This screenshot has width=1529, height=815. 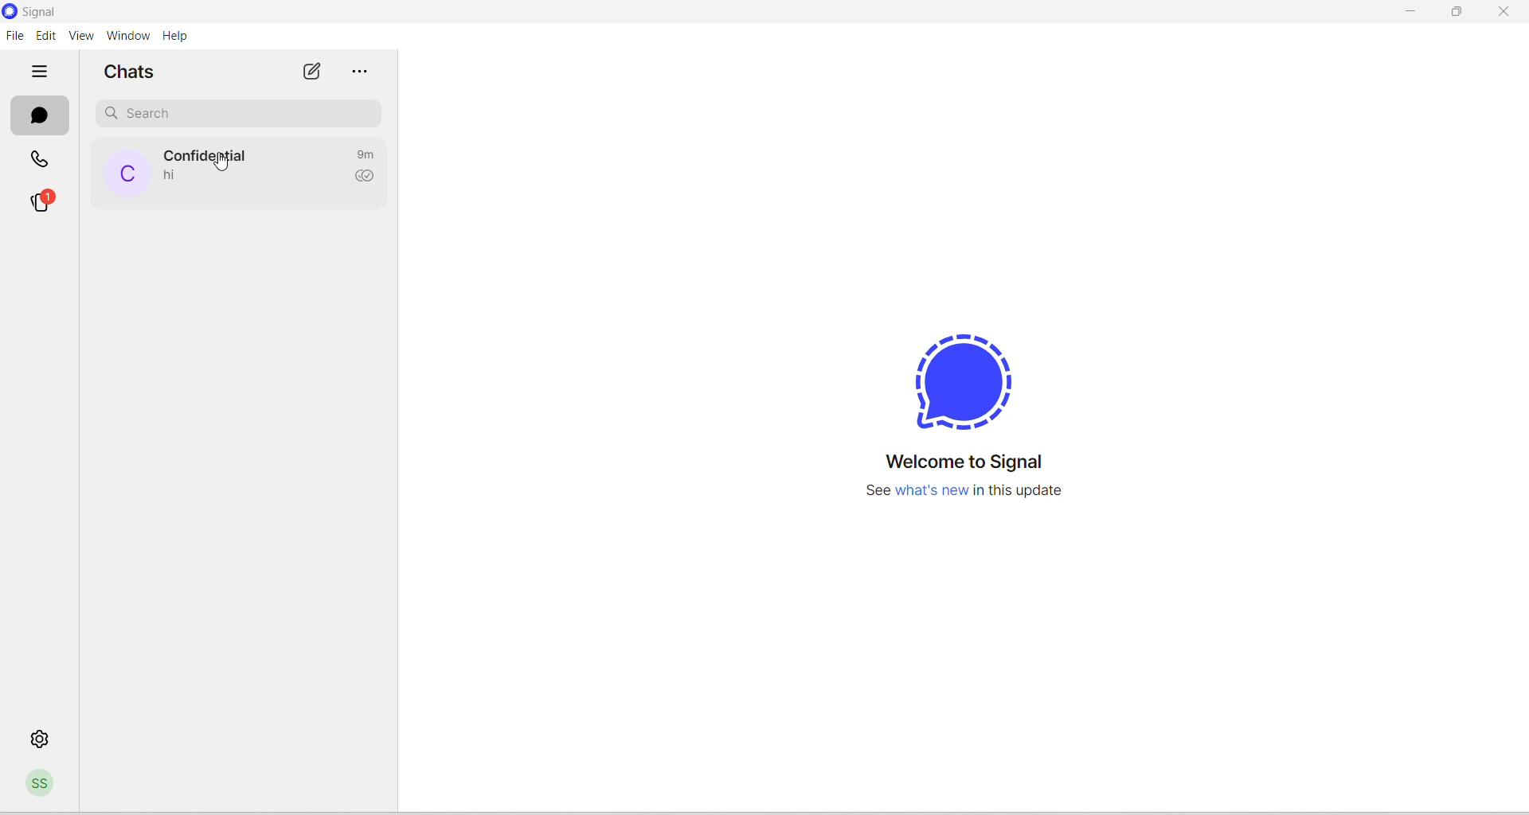 I want to click on last message time, so click(x=370, y=153).